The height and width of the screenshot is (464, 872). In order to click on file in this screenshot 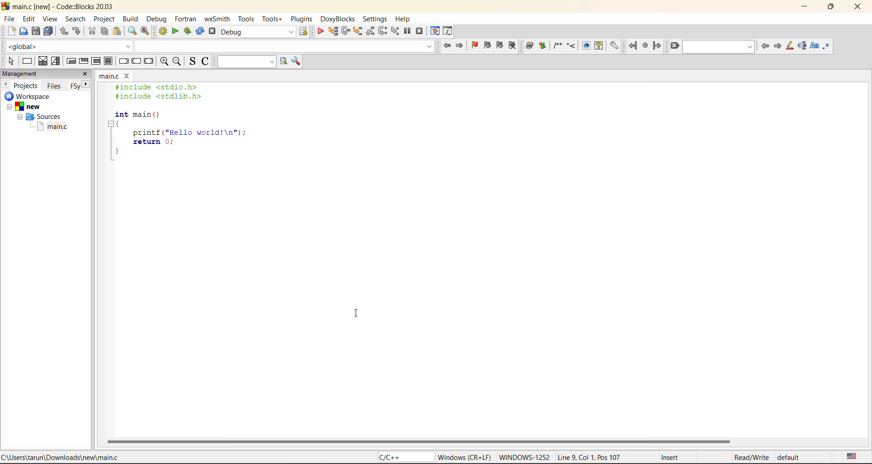, I will do `click(8, 20)`.